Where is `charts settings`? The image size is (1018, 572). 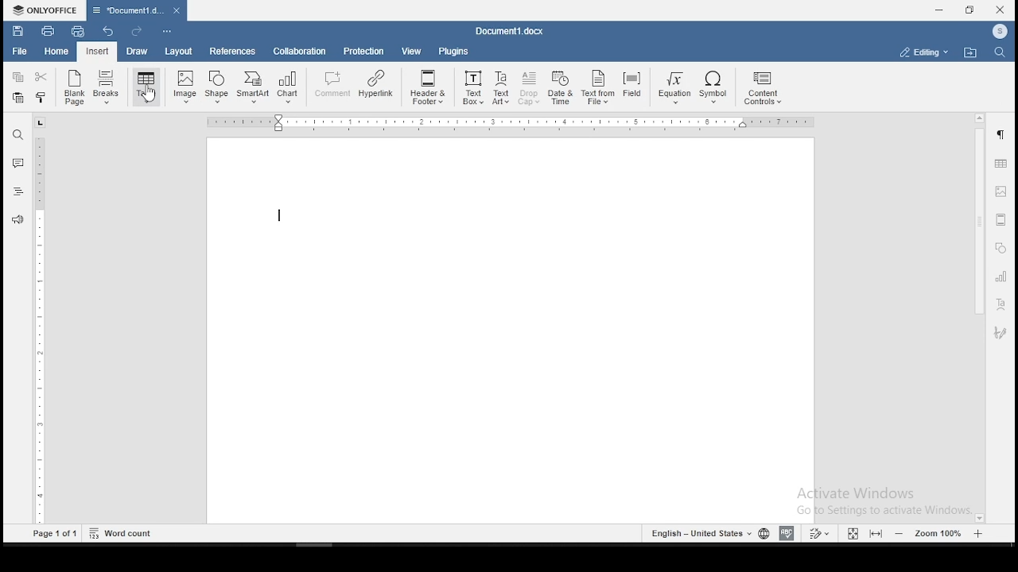
charts settings is located at coordinates (1002, 276).